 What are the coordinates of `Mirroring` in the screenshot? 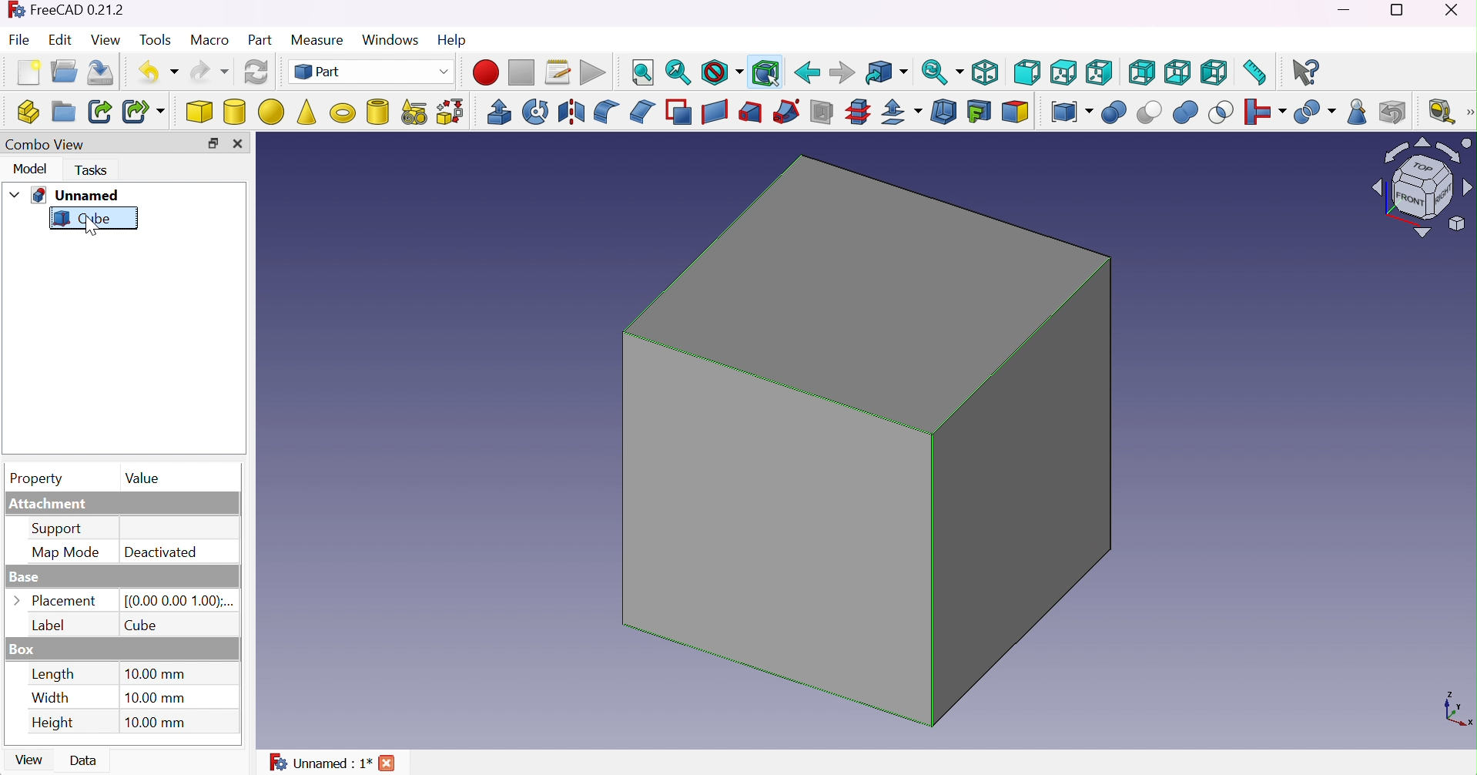 It's located at (572, 113).